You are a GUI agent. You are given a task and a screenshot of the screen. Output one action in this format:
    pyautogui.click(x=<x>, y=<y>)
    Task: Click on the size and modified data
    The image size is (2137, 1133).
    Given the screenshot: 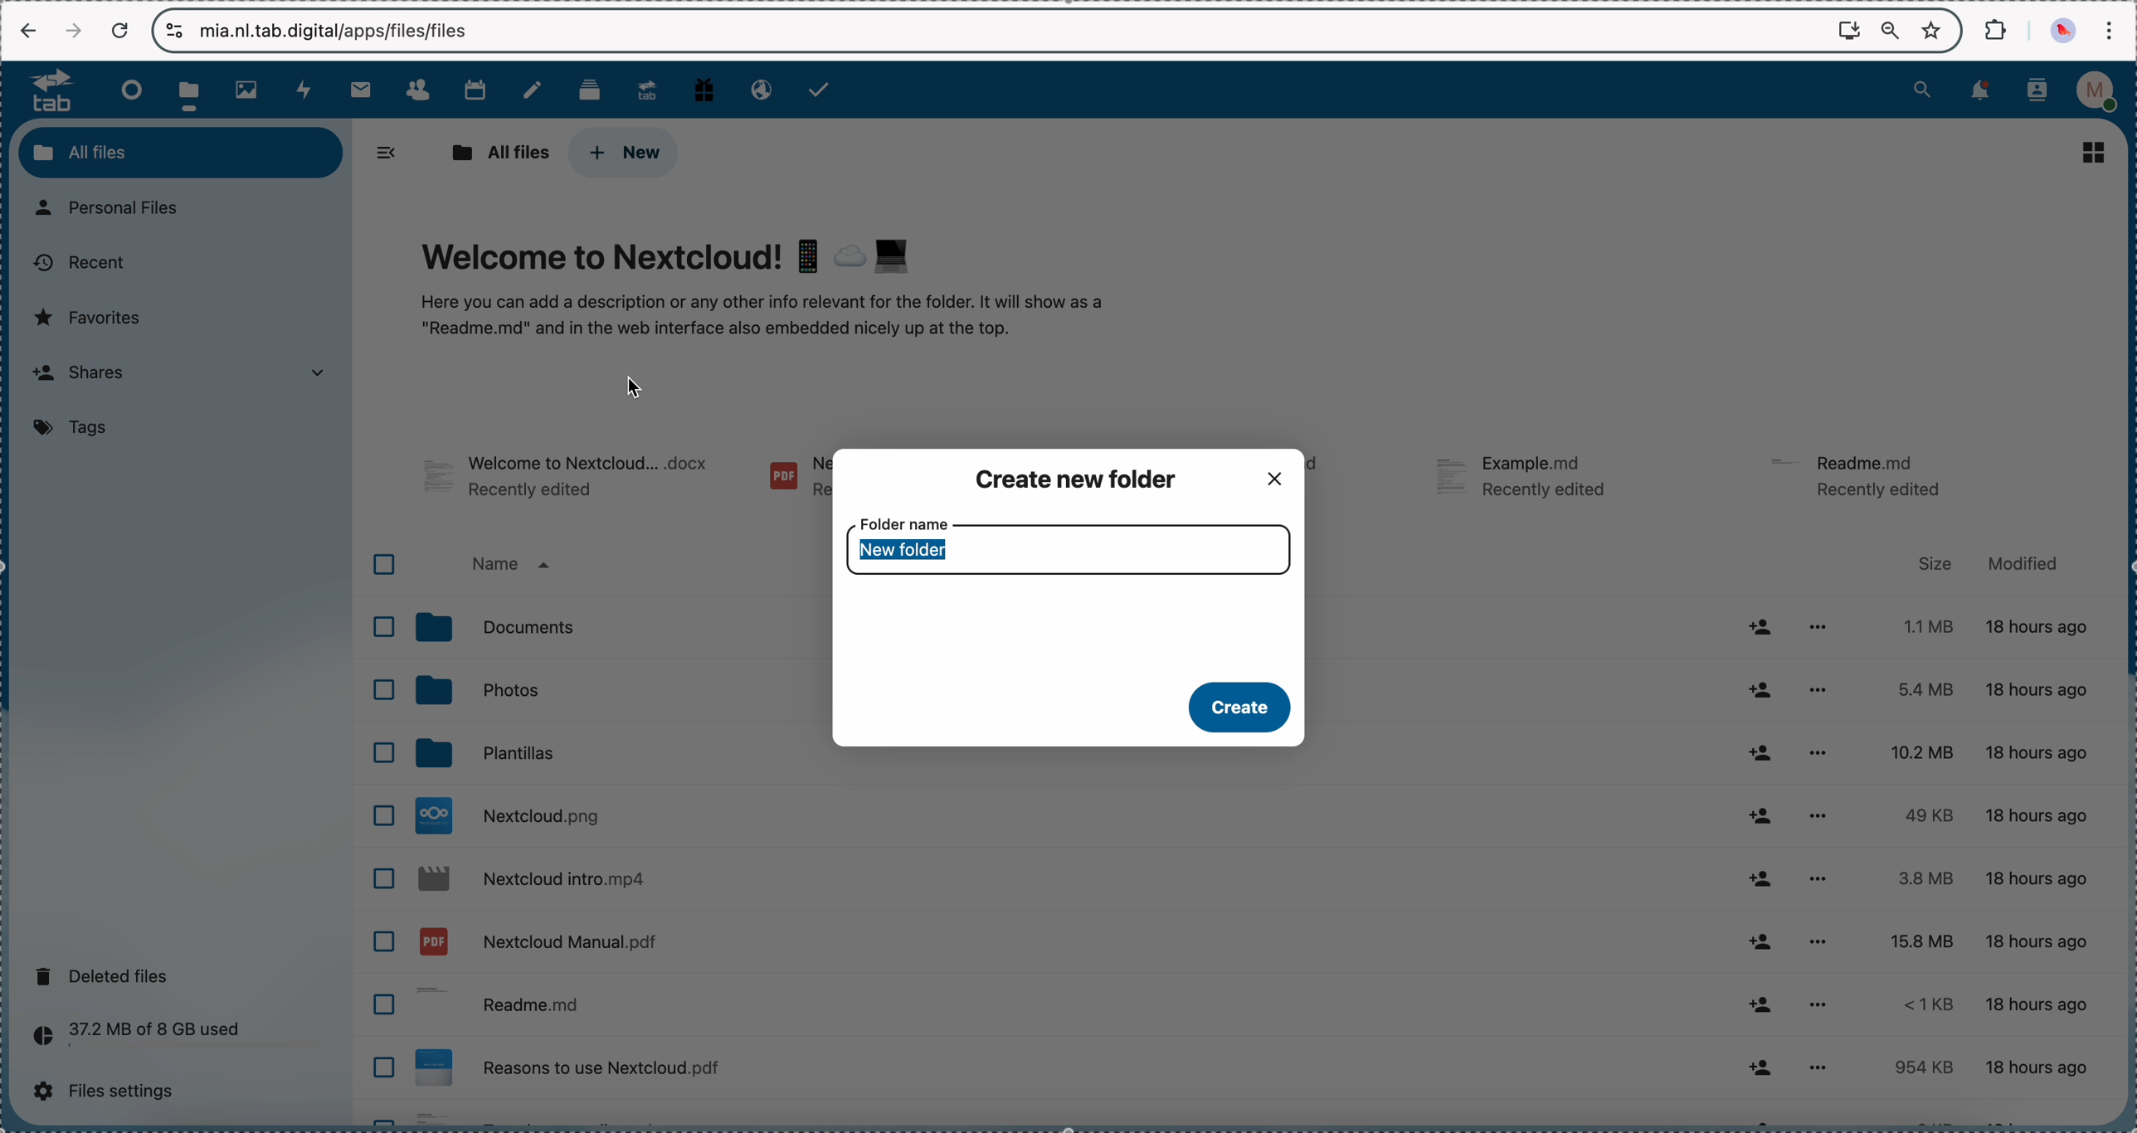 What is the action you would take?
    pyautogui.click(x=1998, y=849)
    